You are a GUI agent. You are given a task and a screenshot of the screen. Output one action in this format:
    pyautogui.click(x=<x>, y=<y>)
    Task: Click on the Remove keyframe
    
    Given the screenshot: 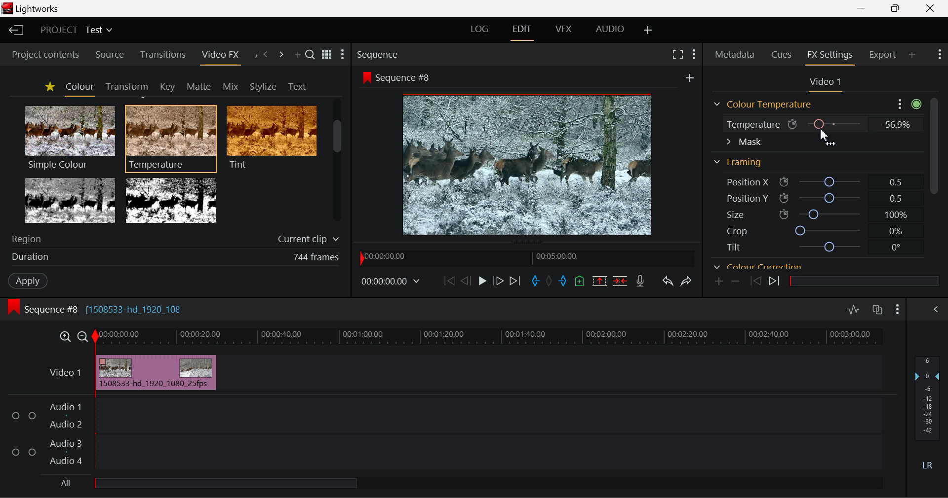 What is the action you would take?
    pyautogui.click(x=735, y=283)
    